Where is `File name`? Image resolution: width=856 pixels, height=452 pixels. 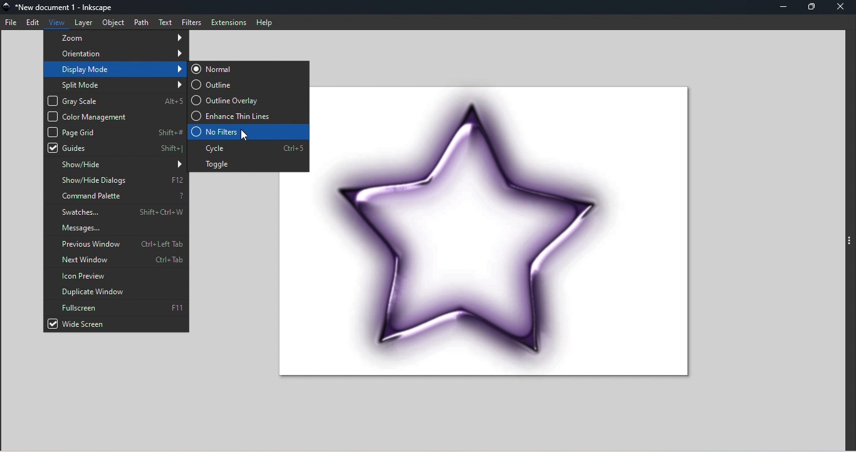
File name is located at coordinates (70, 8).